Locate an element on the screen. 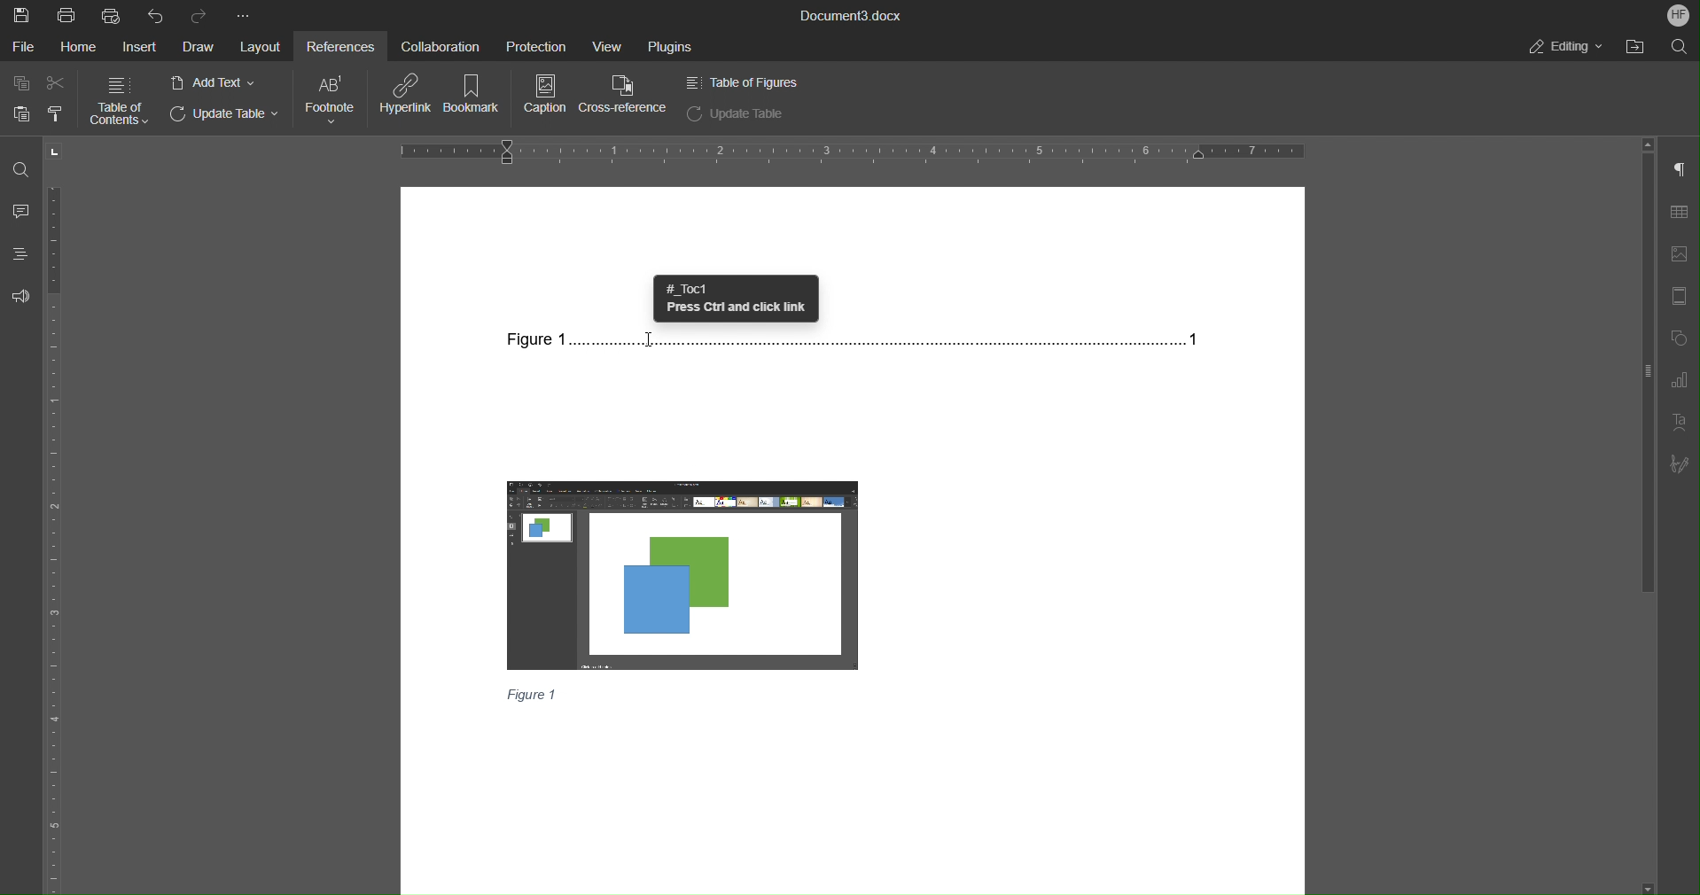 This screenshot has width=1700, height=895. Footnote is located at coordinates (331, 99).